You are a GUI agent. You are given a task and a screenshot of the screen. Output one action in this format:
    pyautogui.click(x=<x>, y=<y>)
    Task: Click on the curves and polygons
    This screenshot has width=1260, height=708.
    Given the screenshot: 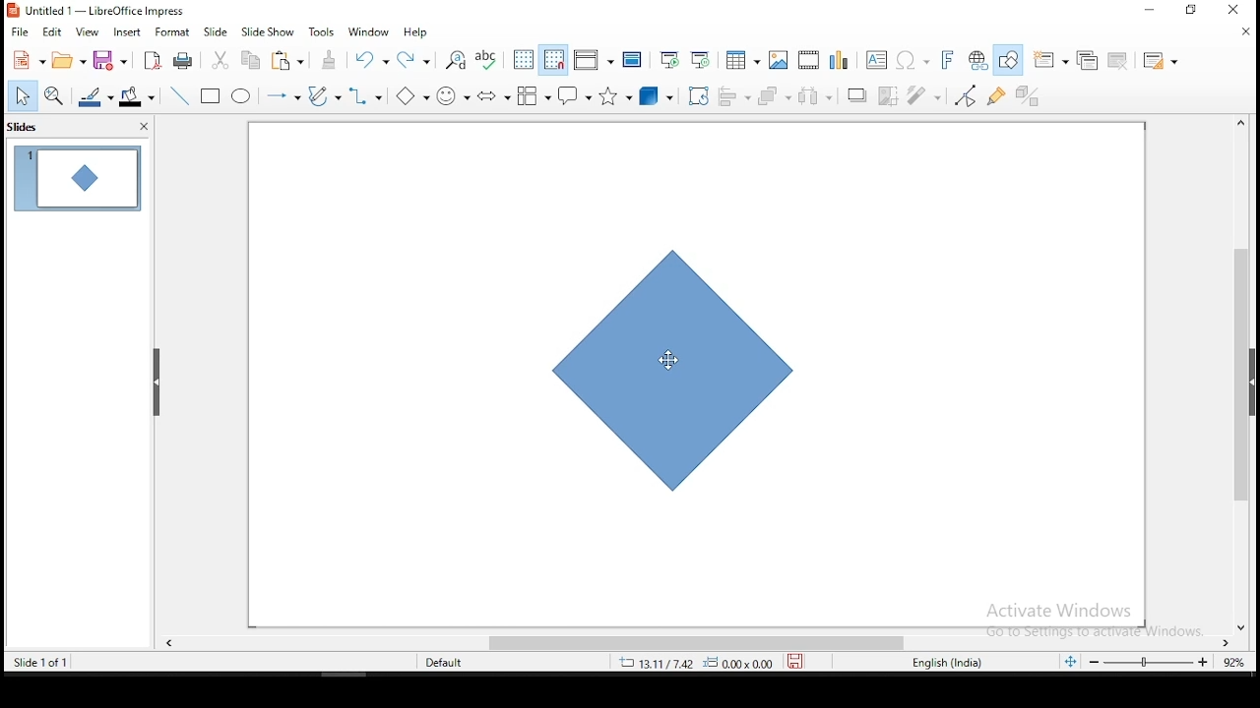 What is the action you would take?
    pyautogui.click(x=324, y=96)
    